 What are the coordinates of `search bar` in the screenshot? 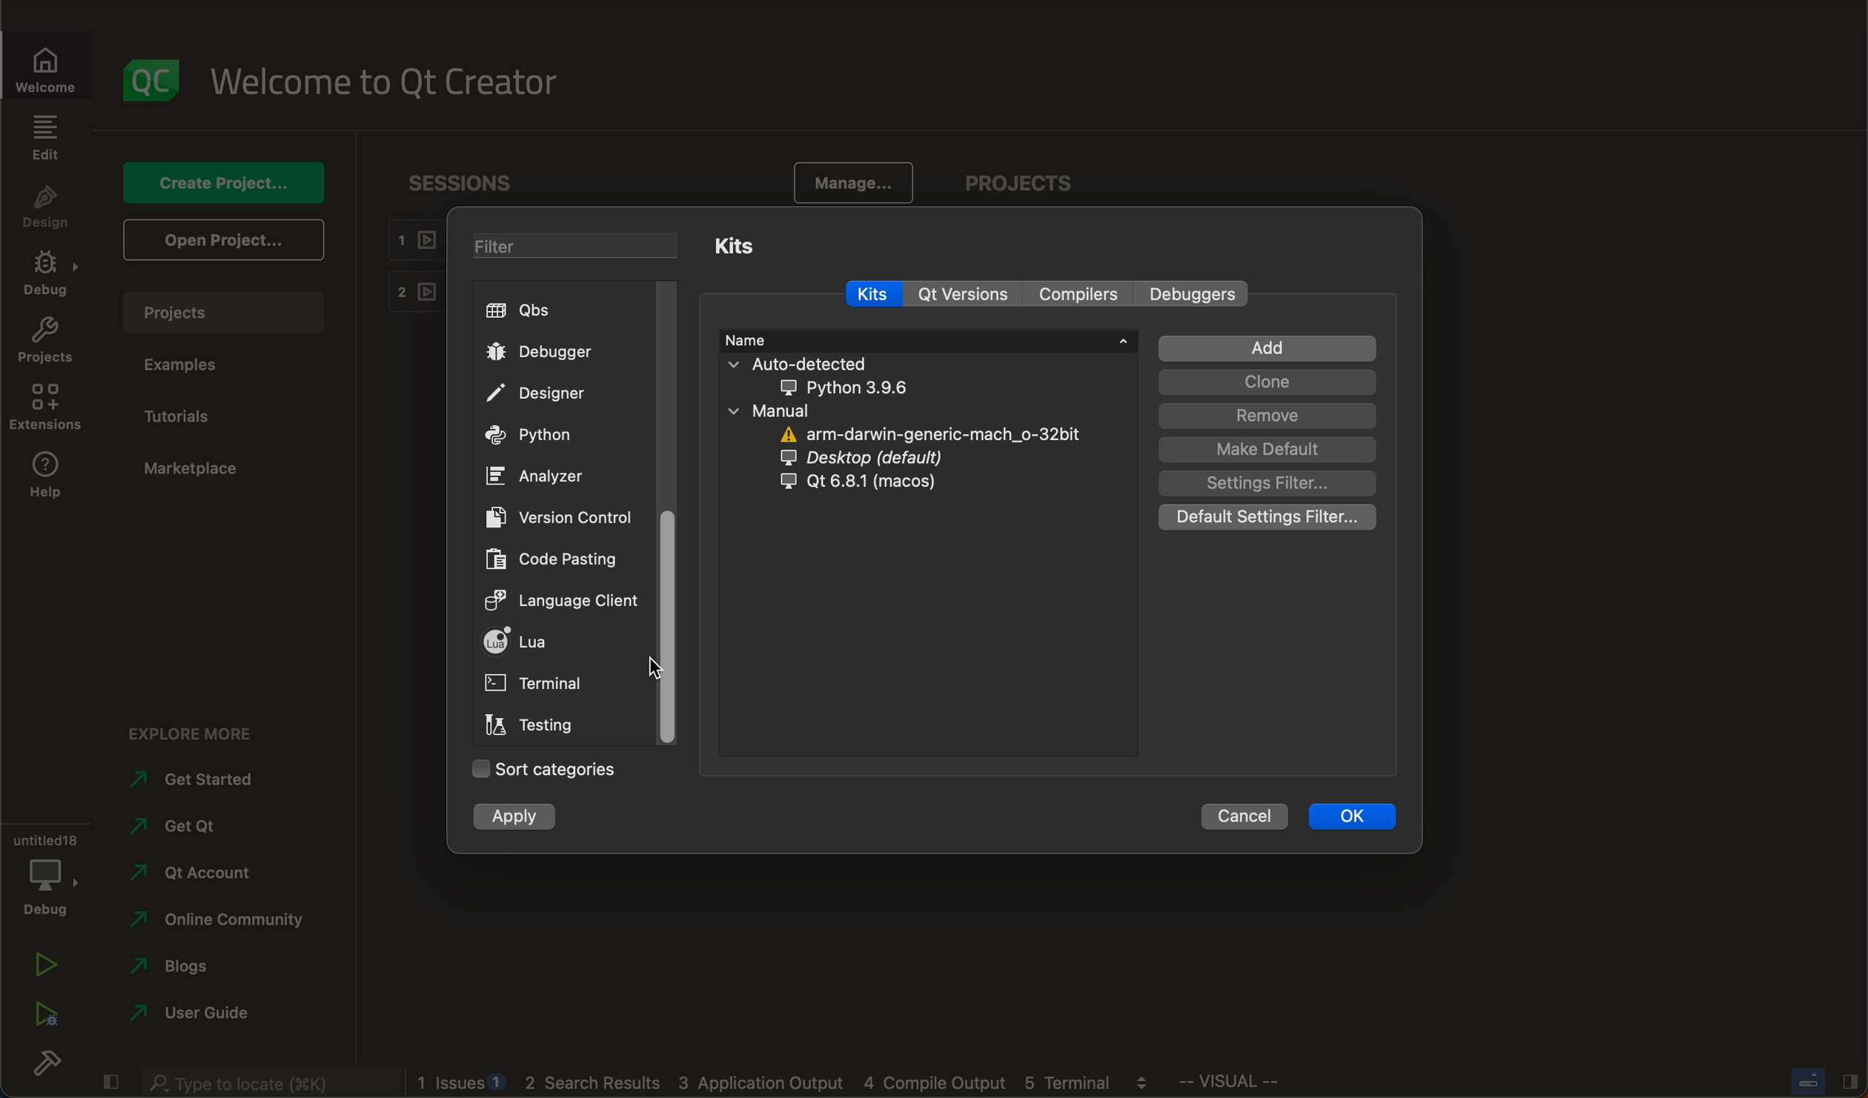 It's located at (259, 1082).